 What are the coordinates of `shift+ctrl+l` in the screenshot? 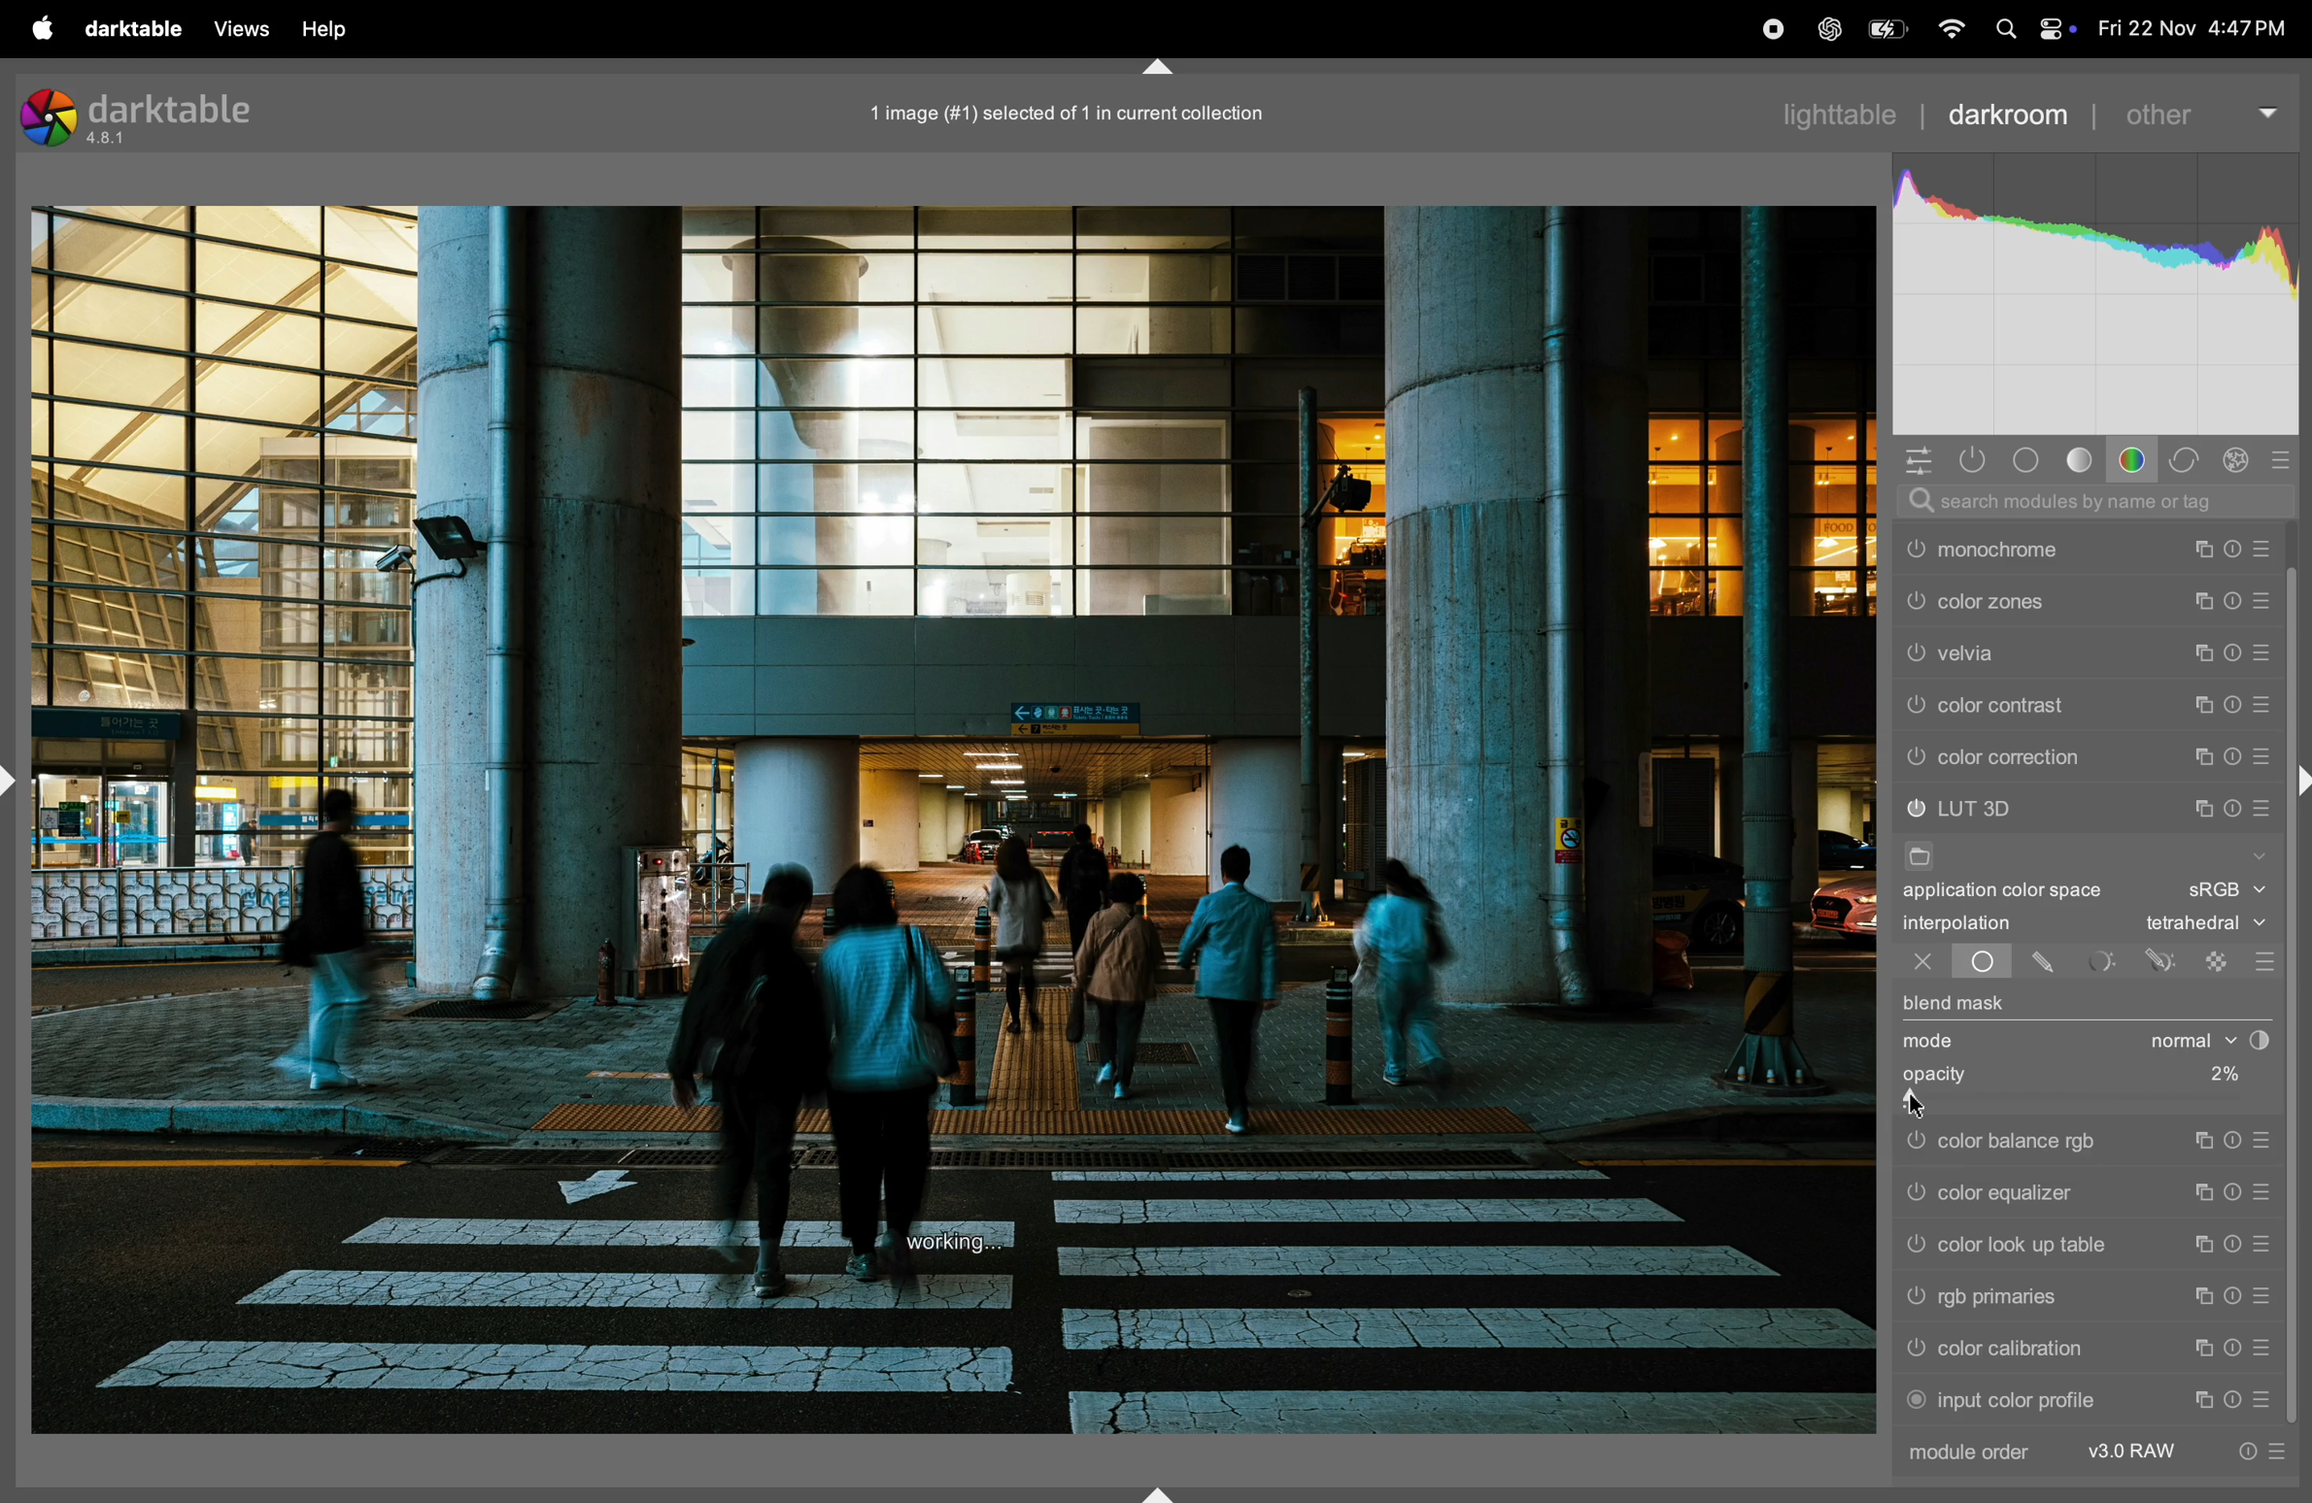 It's located at (15, 779).